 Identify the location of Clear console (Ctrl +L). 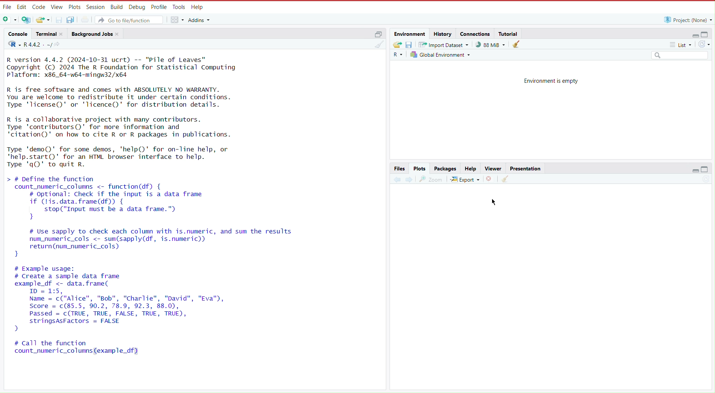
(380, 47).